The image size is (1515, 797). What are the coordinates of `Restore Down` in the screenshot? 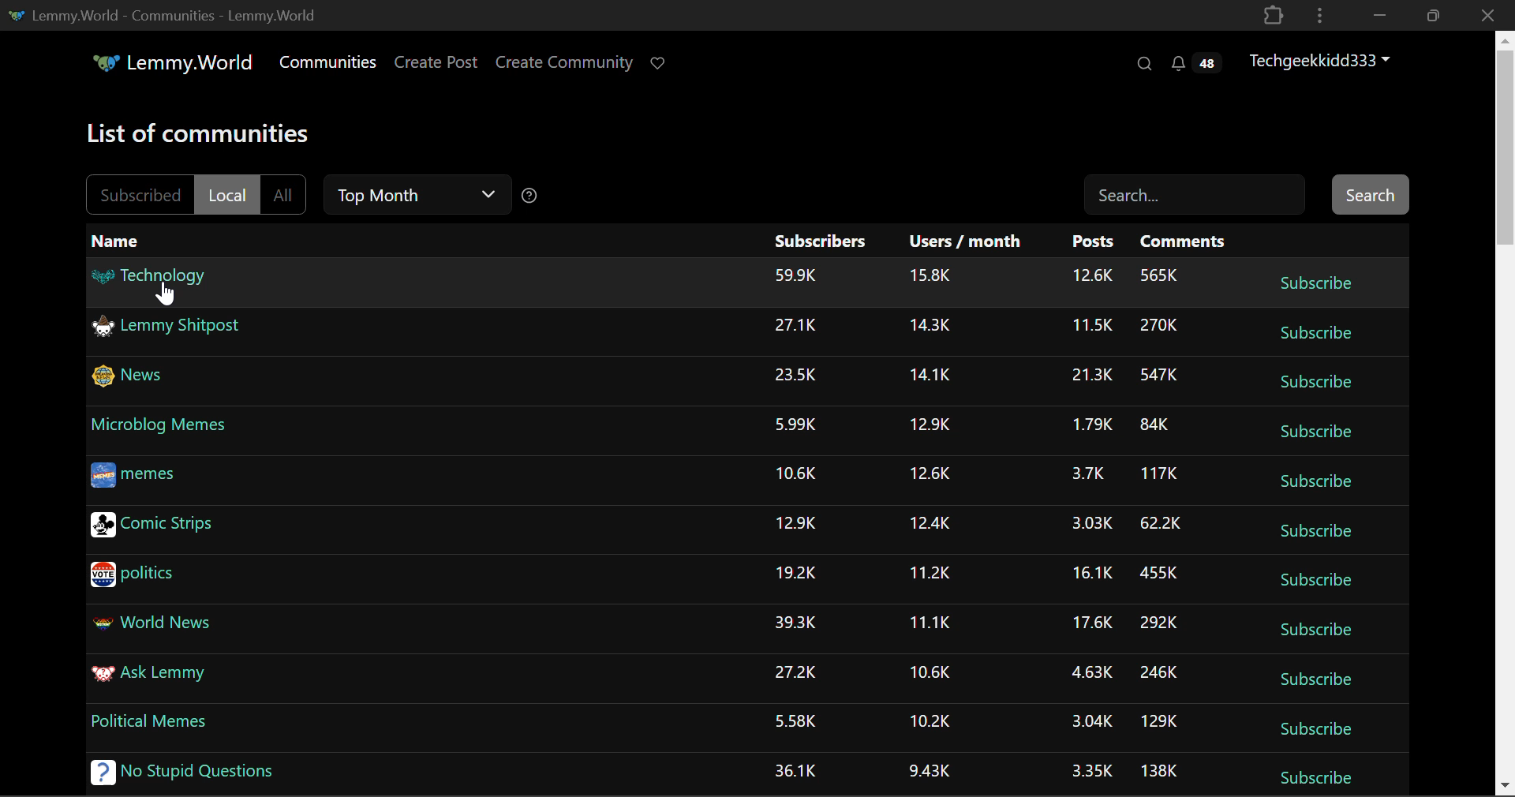 It's located at (1377, 15).